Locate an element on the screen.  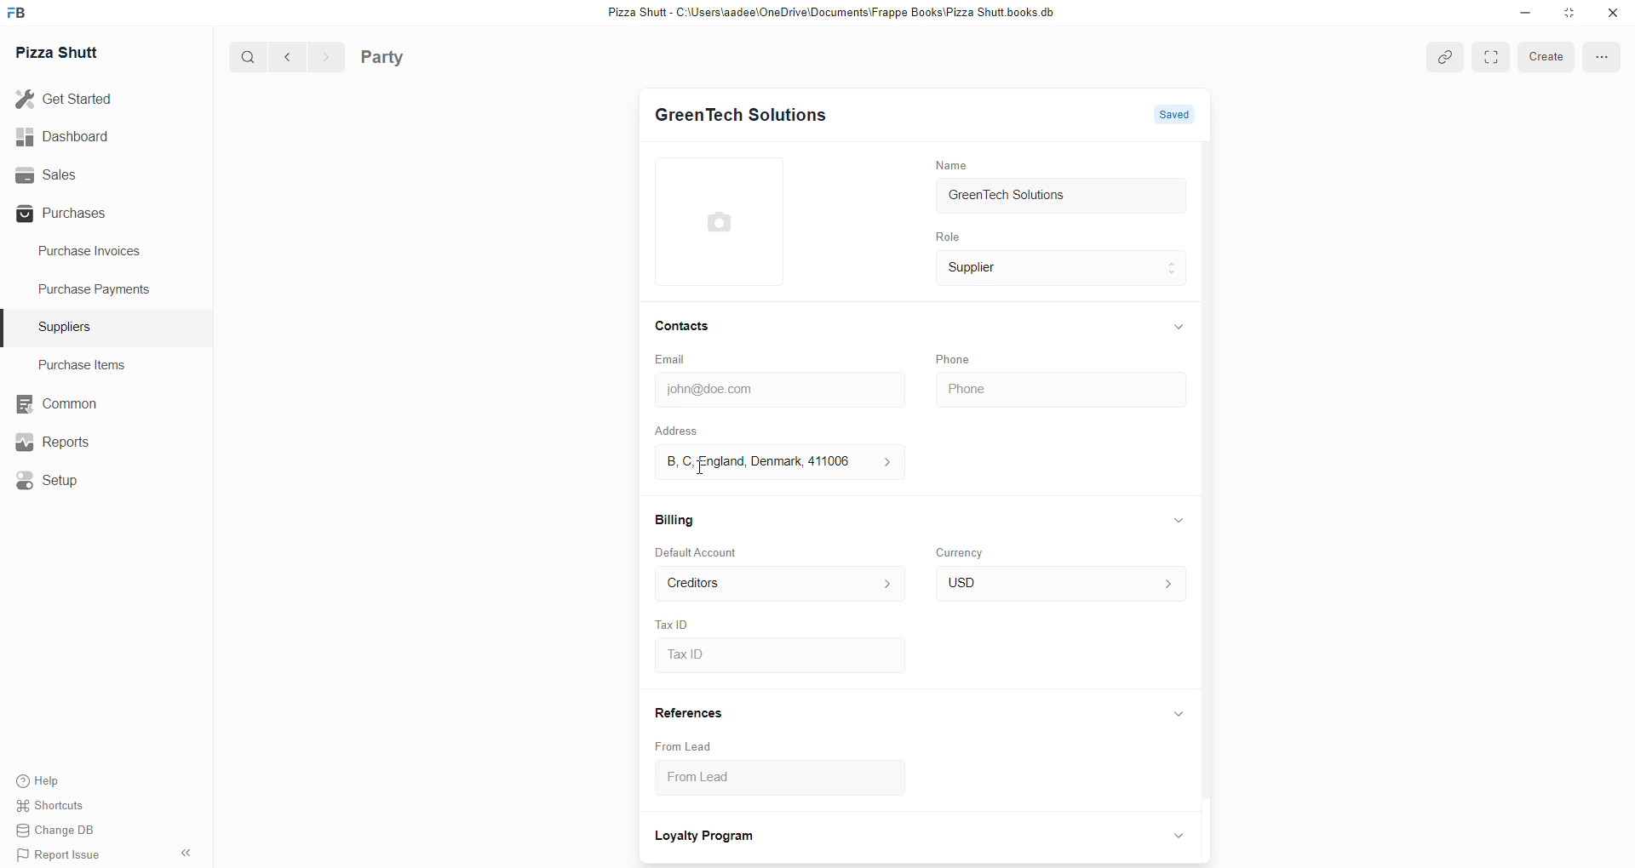
Phone is located at coordinates (955, 358).